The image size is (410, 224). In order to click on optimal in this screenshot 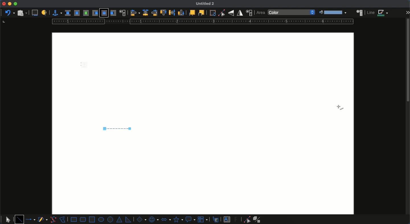, I will do `click(86, 13)`.